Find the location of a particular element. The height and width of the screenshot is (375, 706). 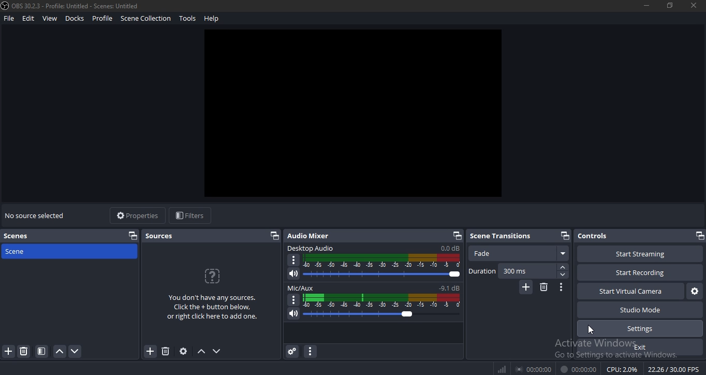

file is located at coordinates (9, 19).